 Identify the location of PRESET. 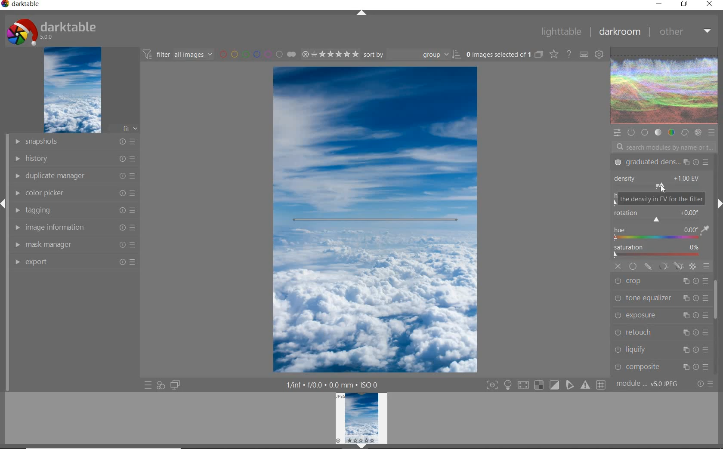
(712, 132).